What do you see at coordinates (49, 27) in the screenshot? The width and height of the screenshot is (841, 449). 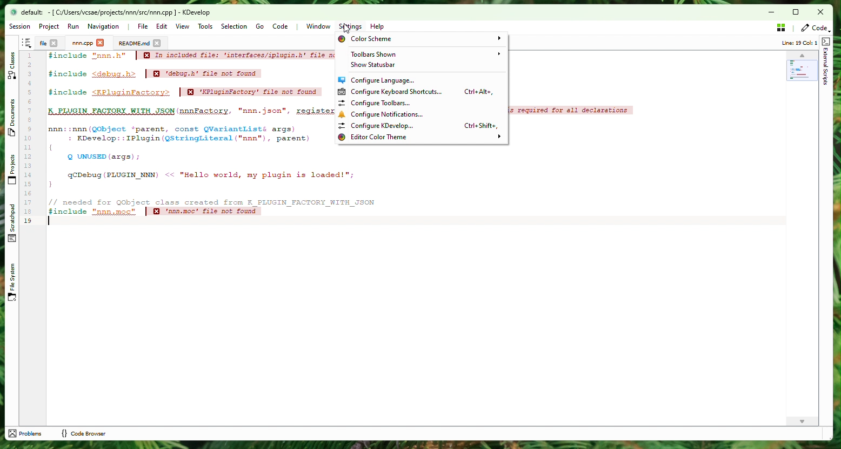 I see `Project` at bounding box center [49, 27].